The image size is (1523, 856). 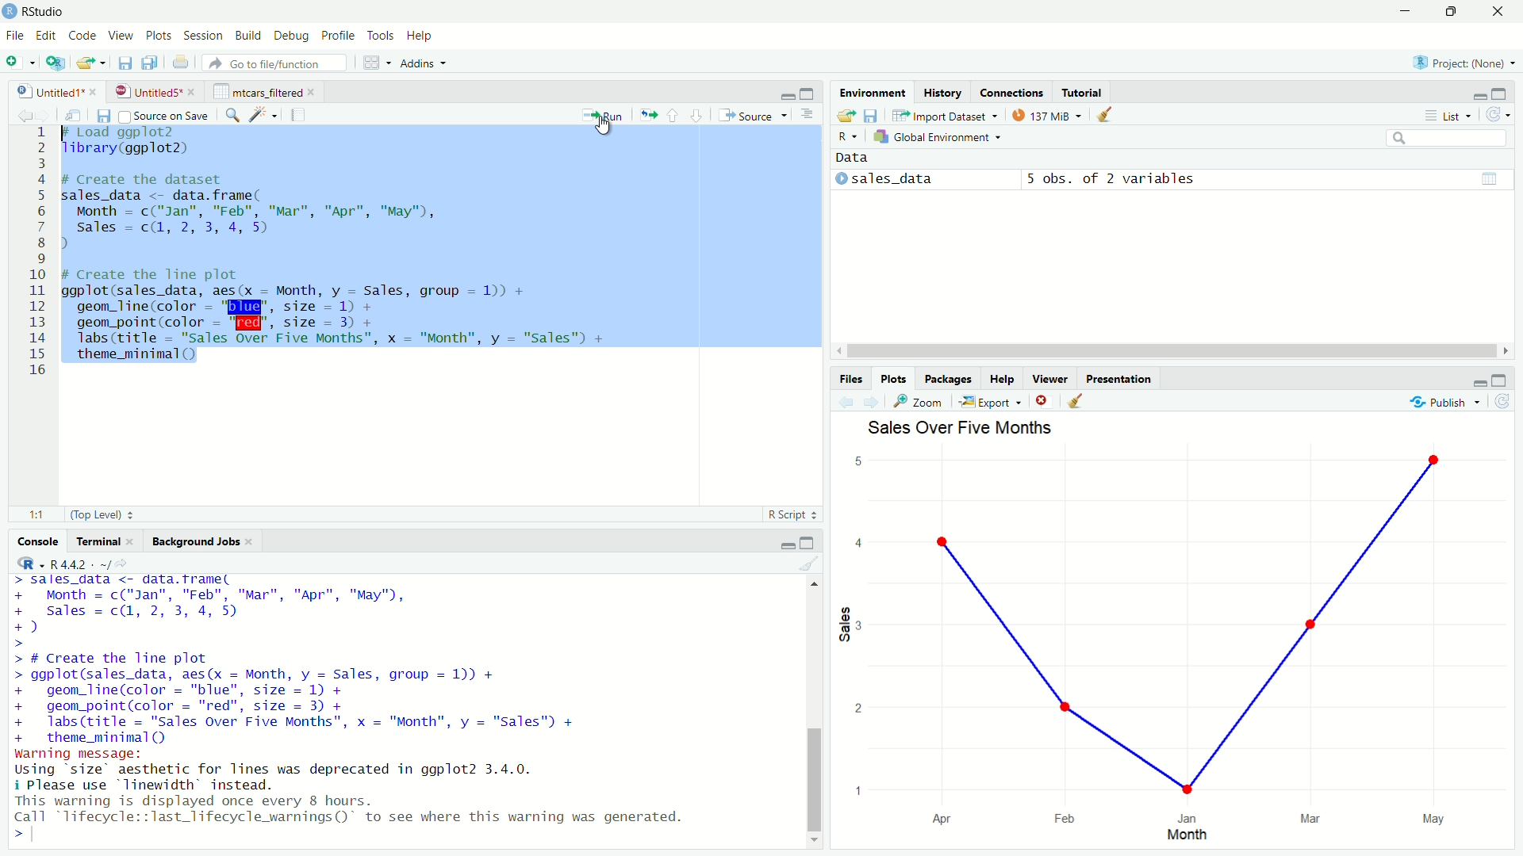 I want to click on viewer, so click(x=1050, y=379).